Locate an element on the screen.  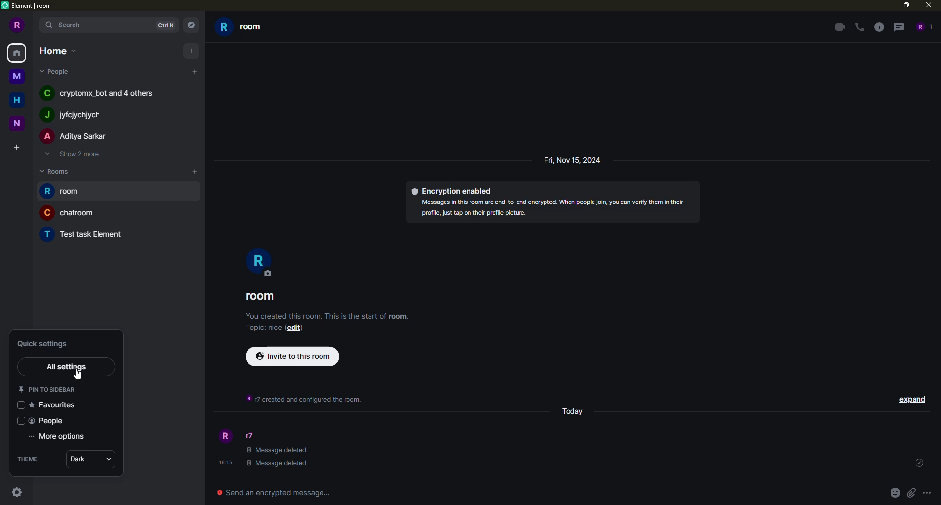
quick settings is located at coordinates (48, 343).